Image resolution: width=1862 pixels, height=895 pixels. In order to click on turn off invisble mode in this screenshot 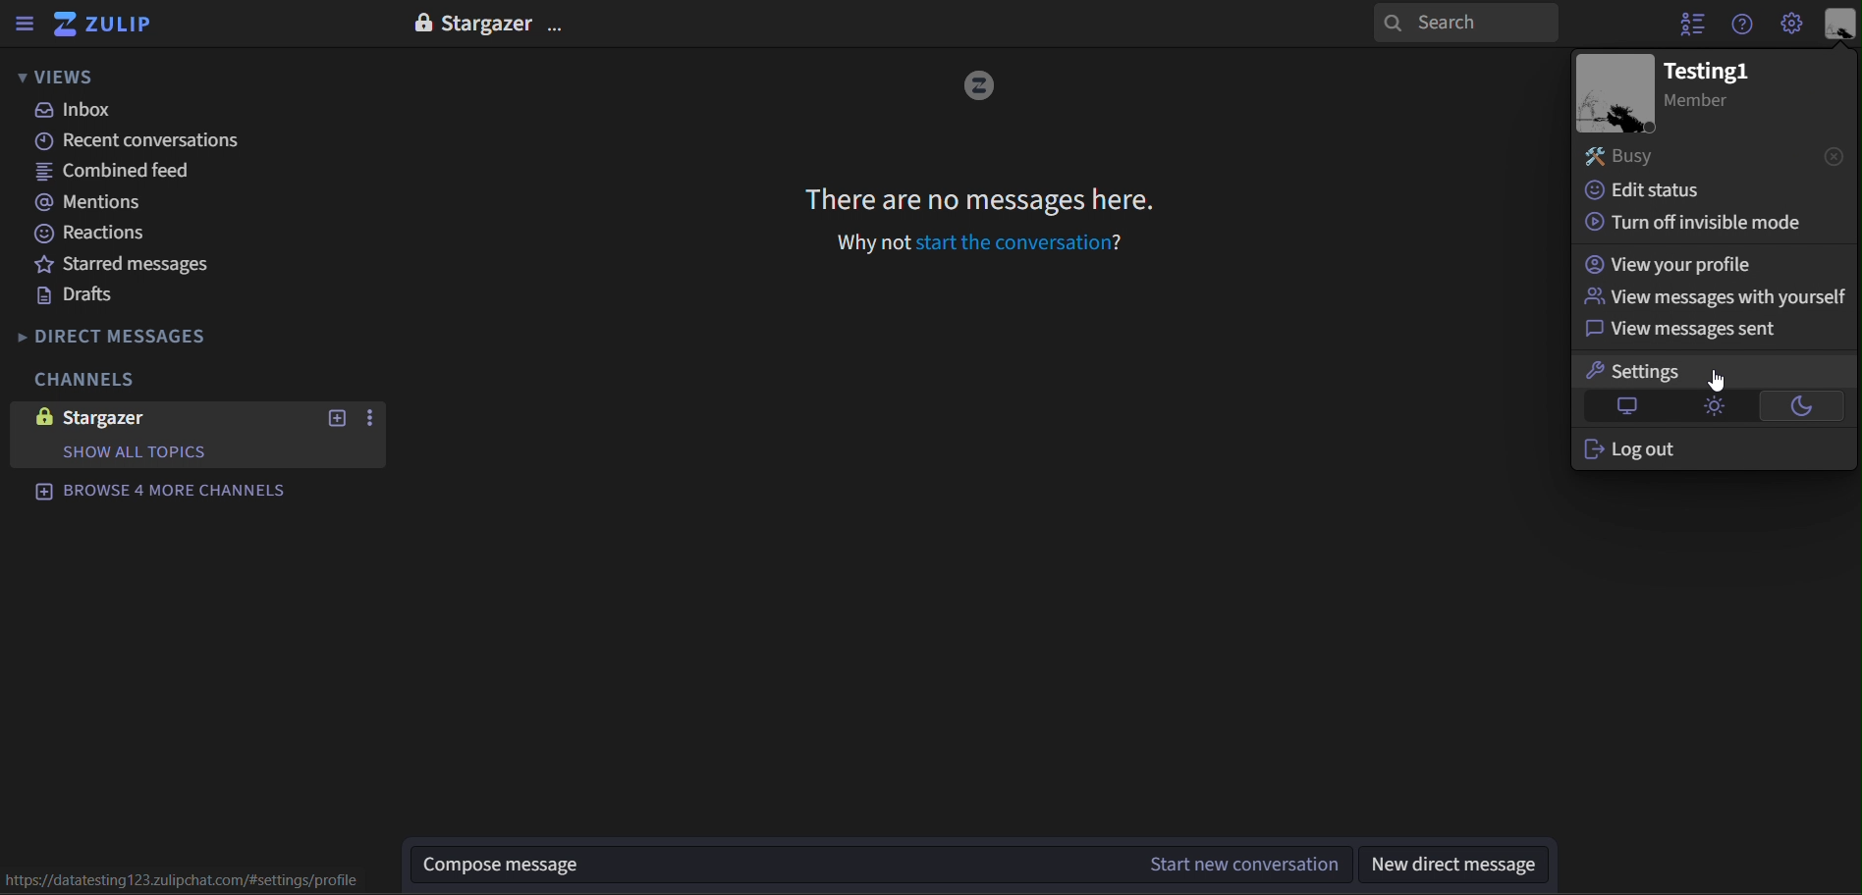, I will do `click(1692, 220)`.